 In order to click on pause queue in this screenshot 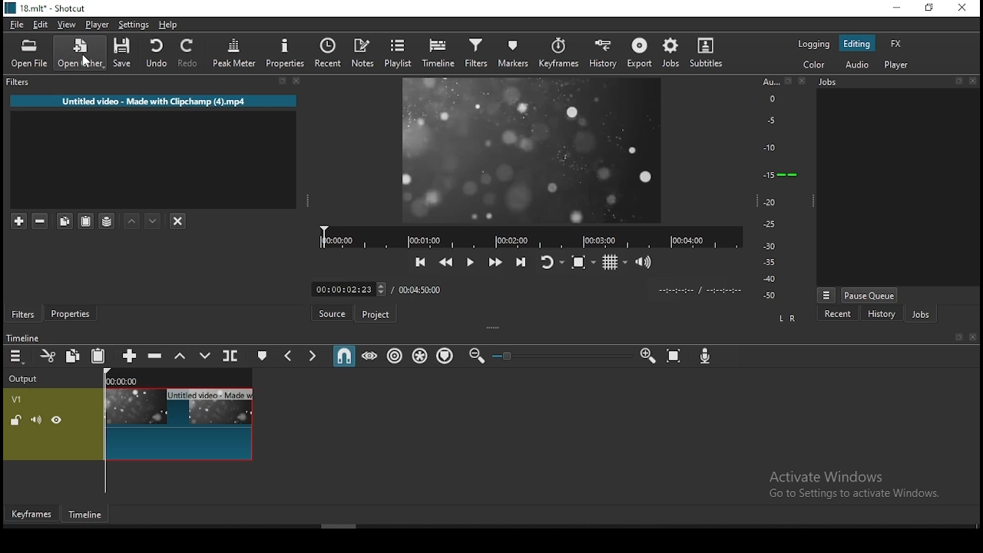, I will do `click(870, 294)`.